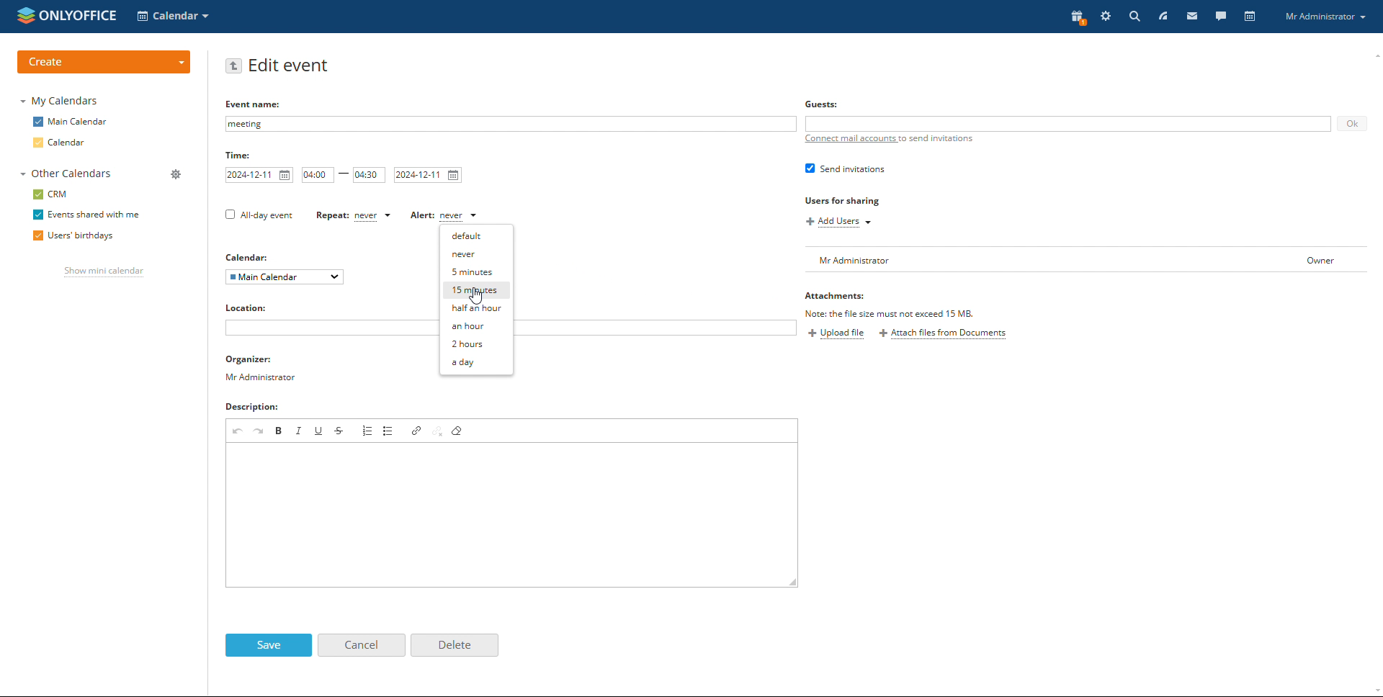 The width and height of the screenshot is (1383, 697). Describe the element at coordinates (455, 645) in the screenshot. I see `delete` at that location.